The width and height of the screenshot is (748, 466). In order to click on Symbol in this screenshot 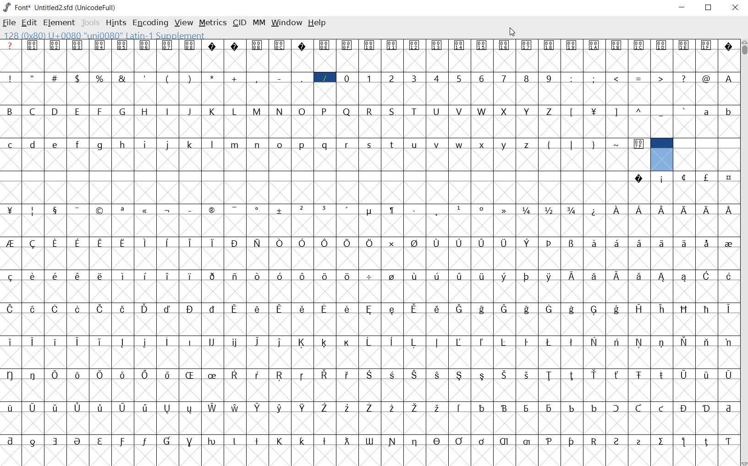, I will do `click(729, 374)`.